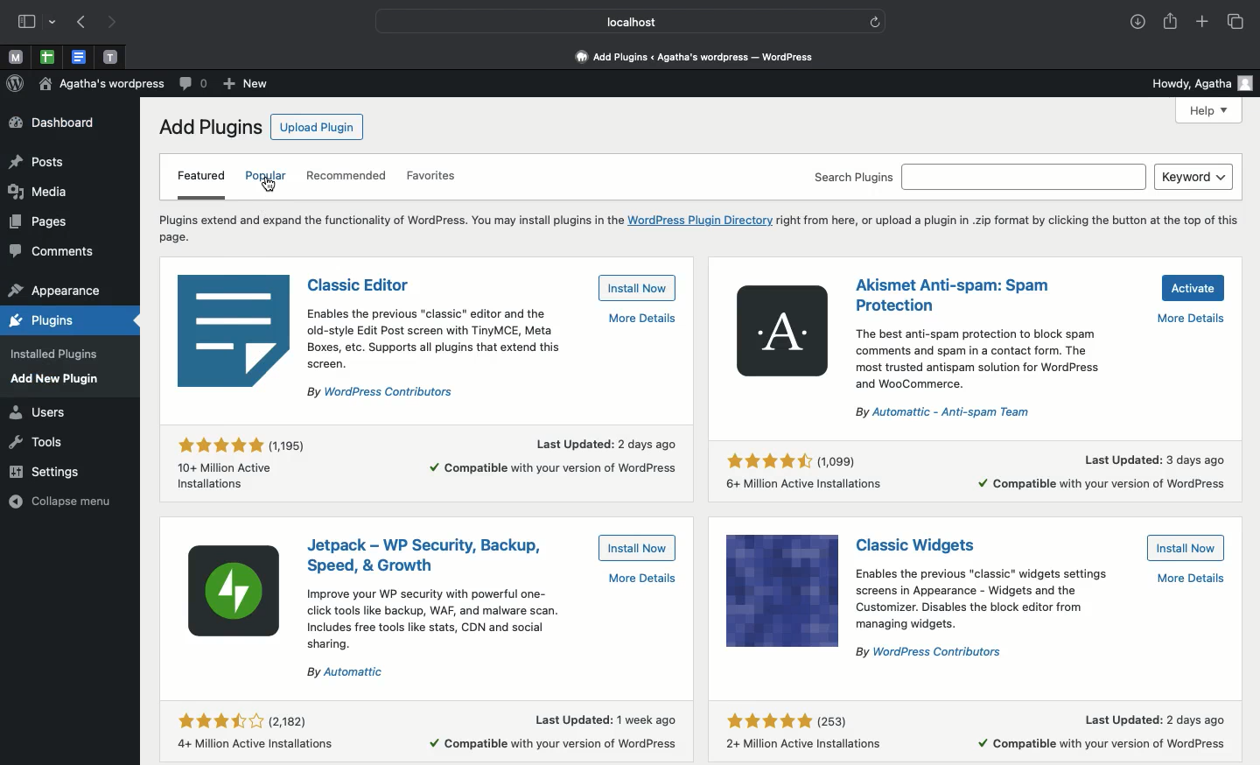 The height and width of the screenshot is (765, 1260). Describe the element at coordinates (1135, 24) in the screenshot. I see `Downloads` at that location.